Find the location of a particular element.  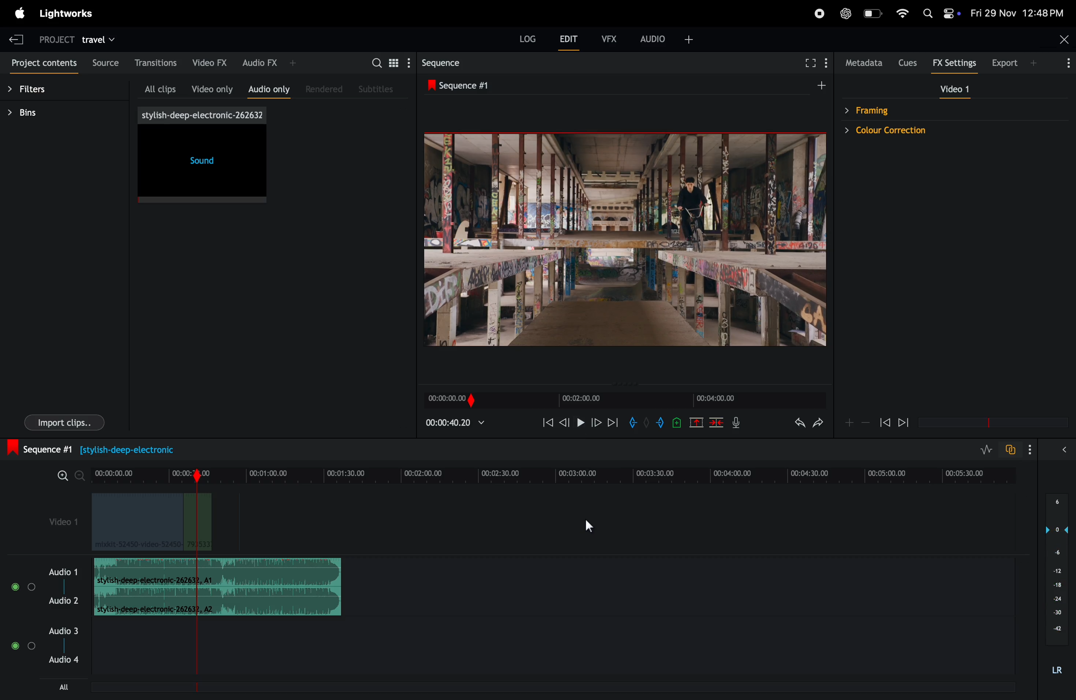

play back screen is located at coordinates (619, 241).